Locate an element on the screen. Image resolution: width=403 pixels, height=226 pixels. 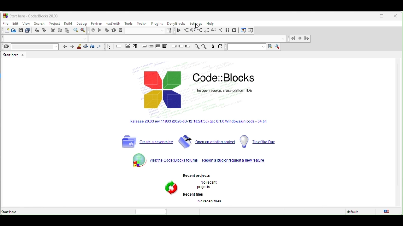
create a new project is located at coordinates (148, 142).